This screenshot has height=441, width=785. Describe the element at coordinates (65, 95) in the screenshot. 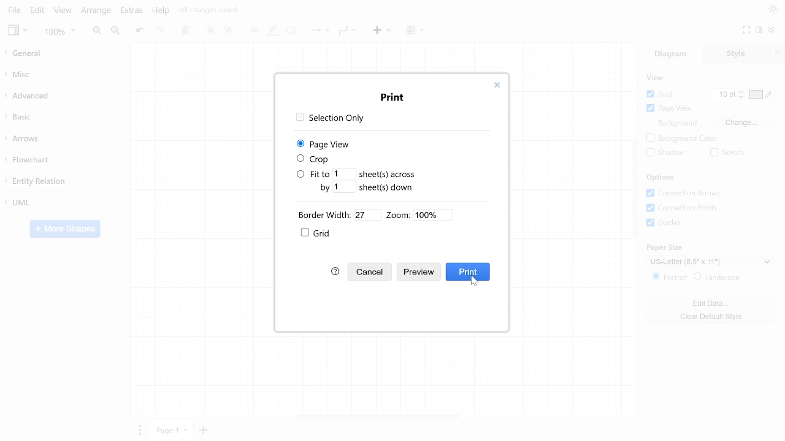

I see `Advanced` at that location.